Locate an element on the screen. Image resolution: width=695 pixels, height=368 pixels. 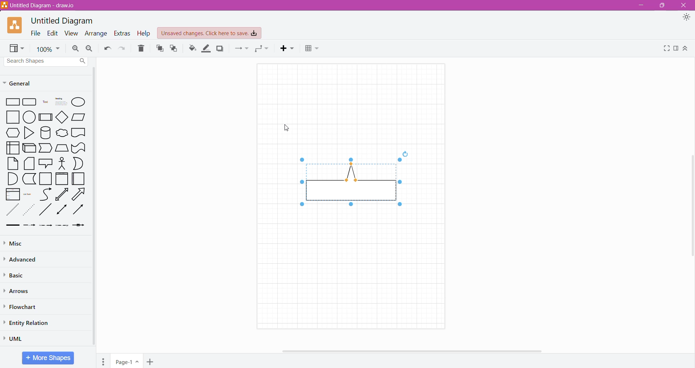
Thick line is located at coordinates (13, 226).